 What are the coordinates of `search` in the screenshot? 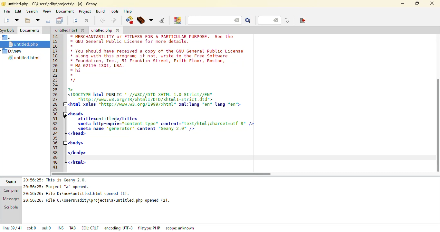 It's located at (248, 20).